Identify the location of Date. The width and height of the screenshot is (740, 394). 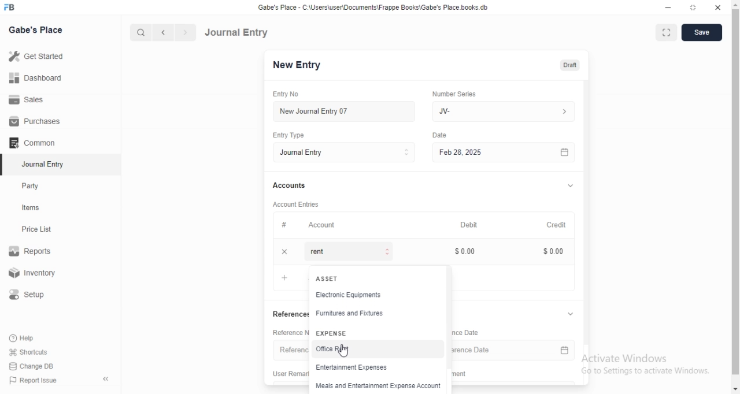
(442, 135).